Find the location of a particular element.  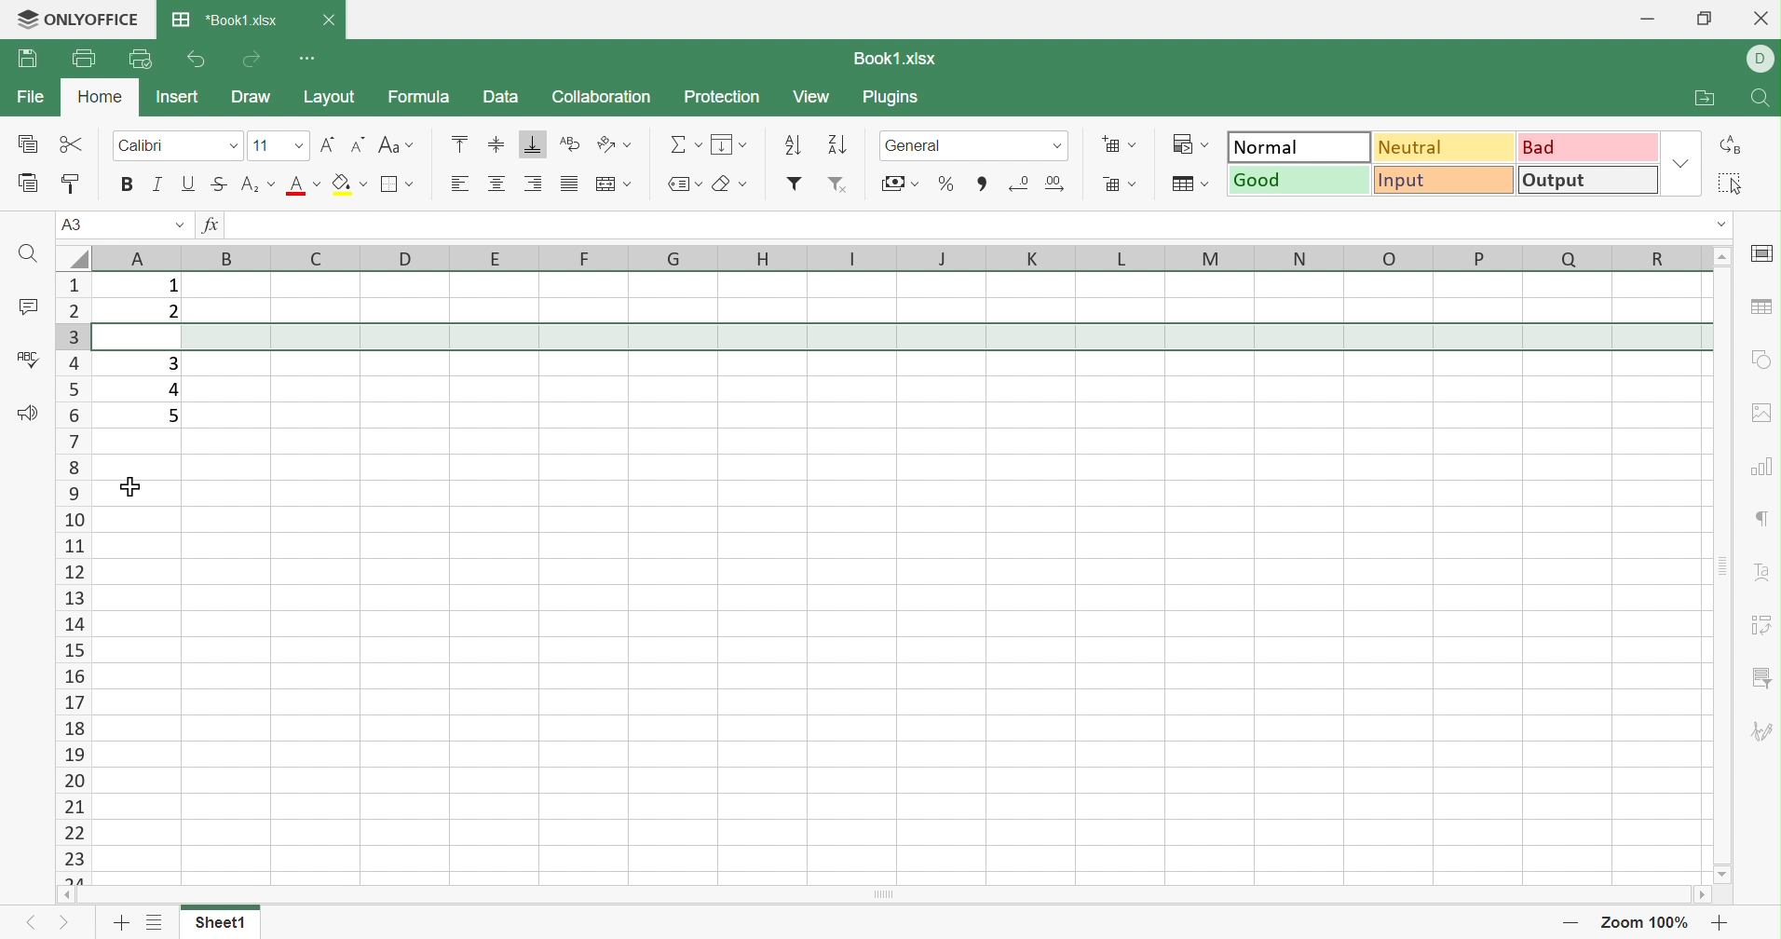

Signature settings is located at coordinates (1764, 732).